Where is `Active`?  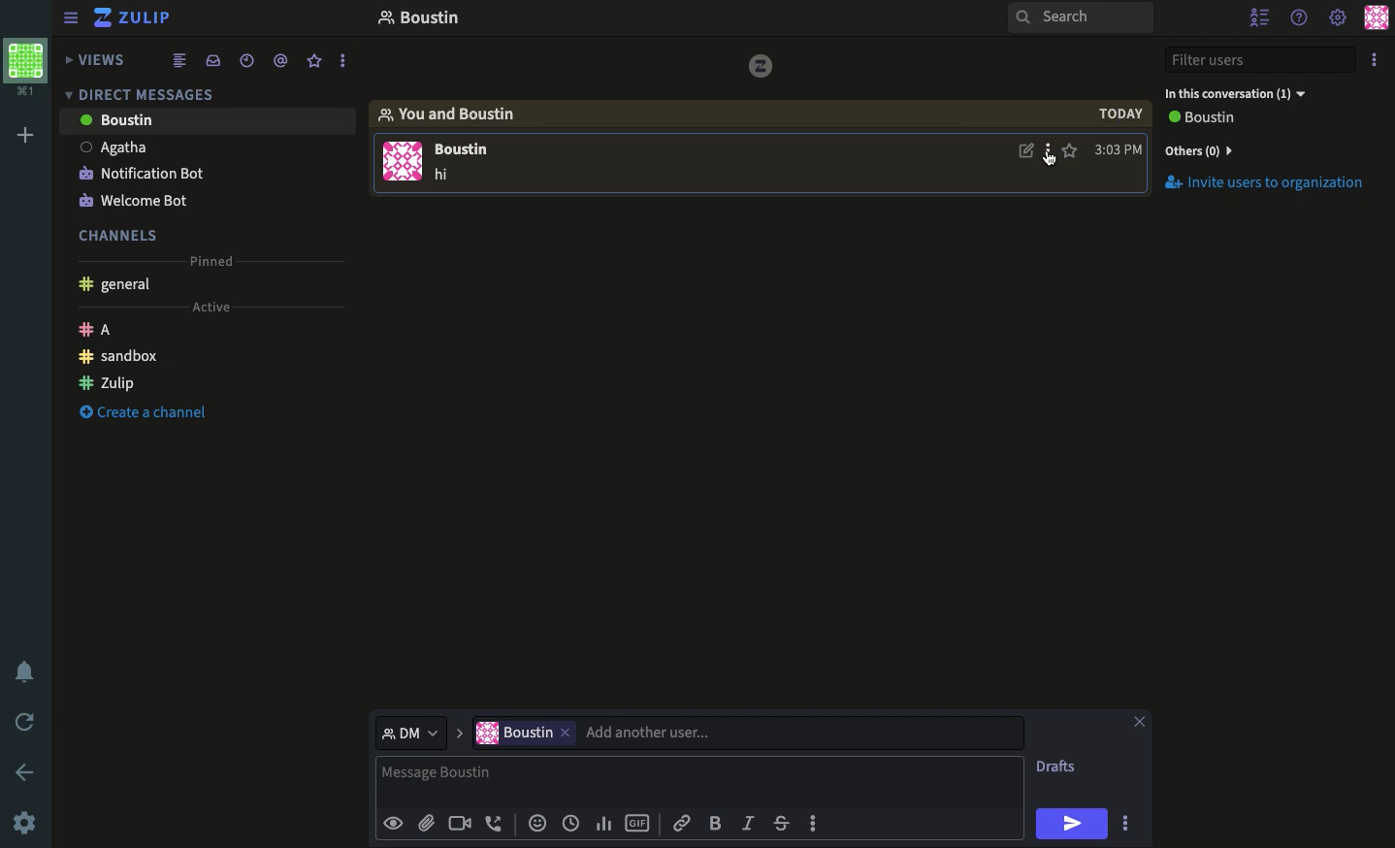
Active is located at coordinates (218, 307).